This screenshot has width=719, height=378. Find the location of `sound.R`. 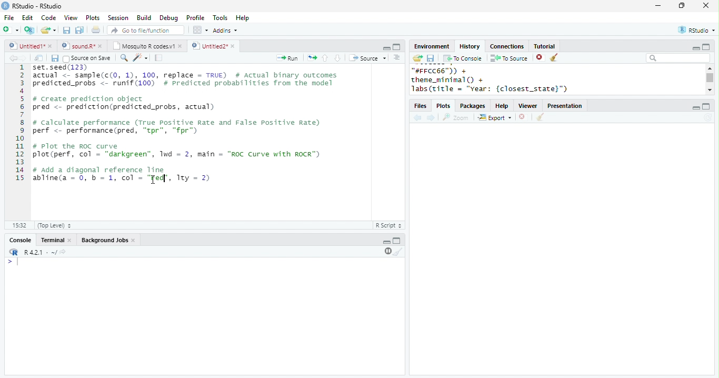

sound.R is located at coordinates (78, 46).